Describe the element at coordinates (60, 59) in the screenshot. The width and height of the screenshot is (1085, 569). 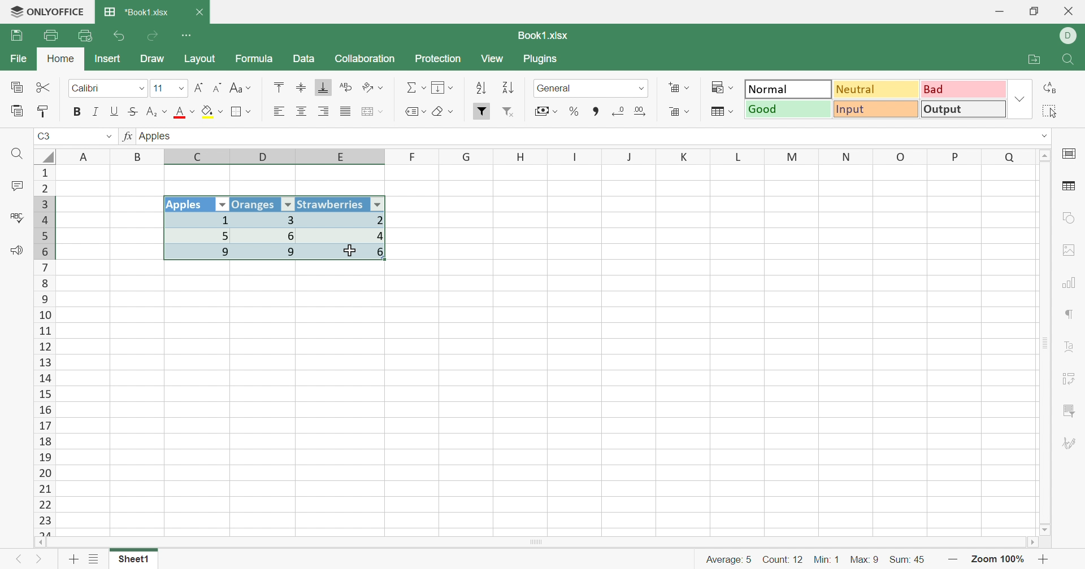
I see `Home` at that location.